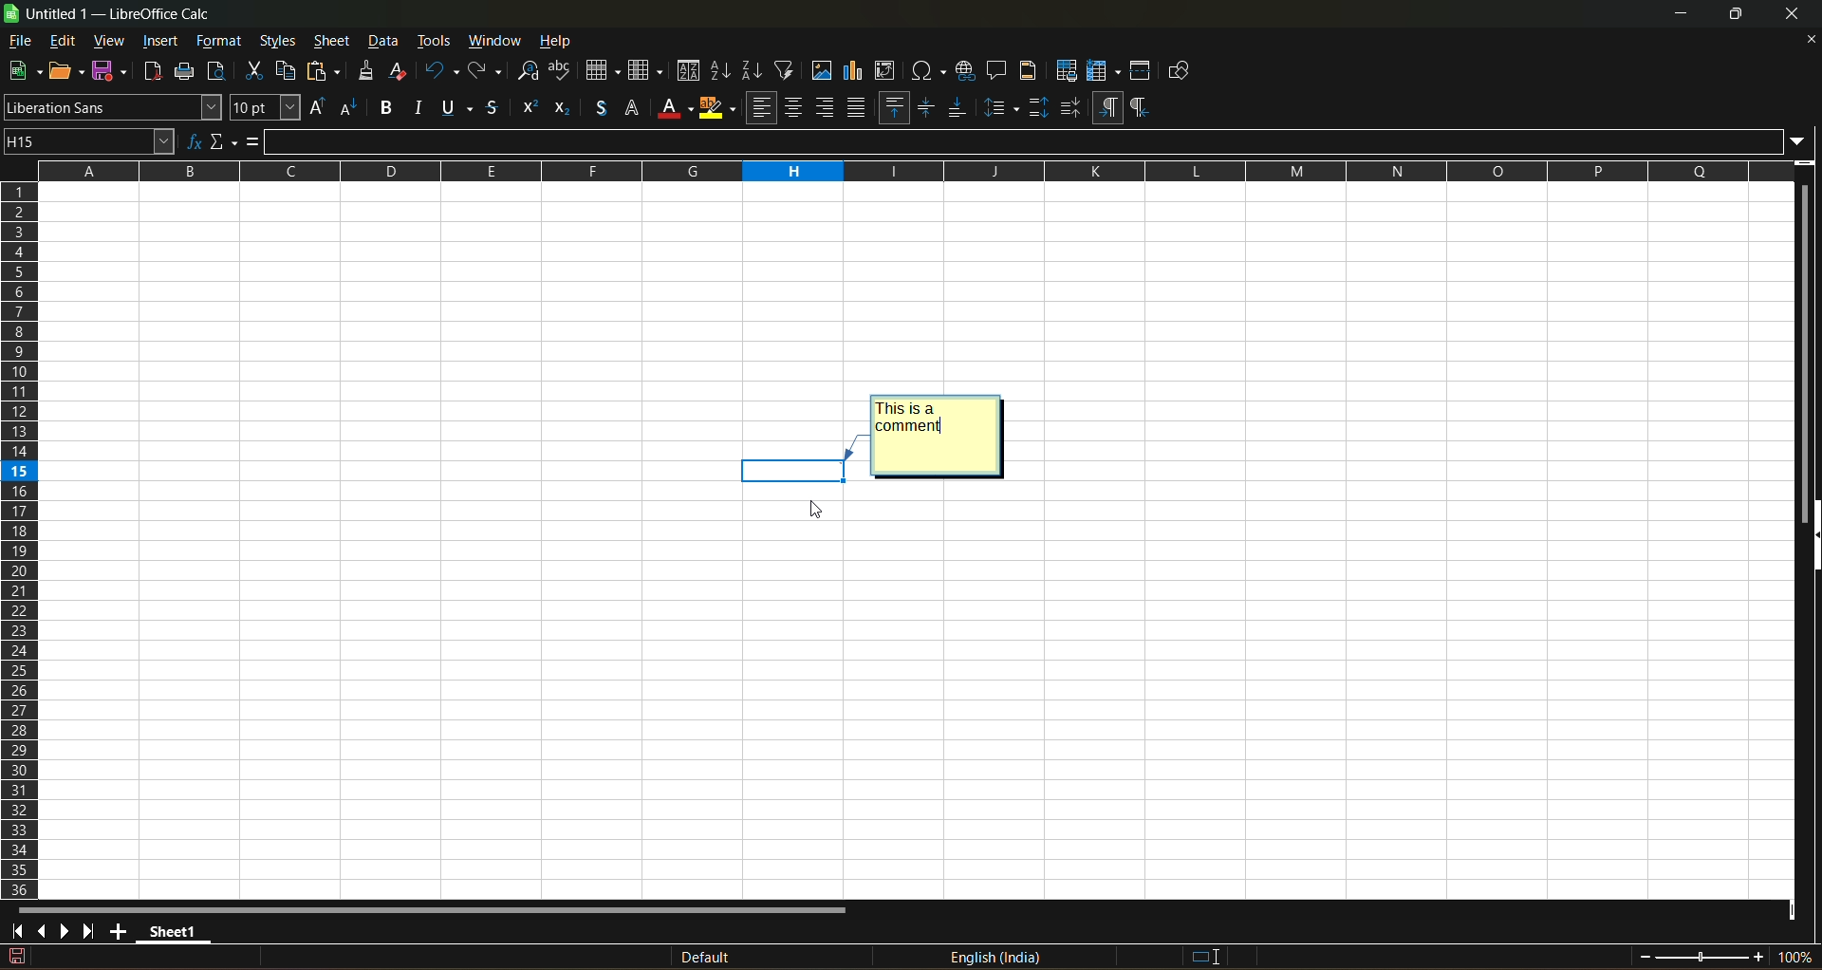 This screenshot has width=1822, height=970. What do you see at coordinates (62, 41) in the screenshot?
I see `edit` at bounding box center [62, 41].